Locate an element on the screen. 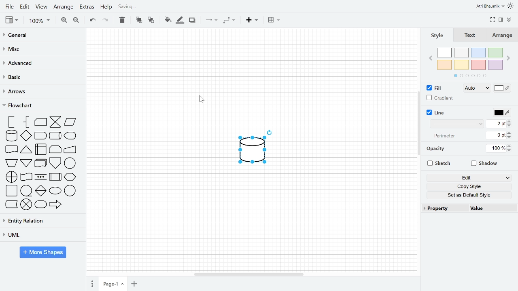 Image resolution: width=518 pixels, height=291 pixels. extract or measurement is located at coordinates (26, 150).